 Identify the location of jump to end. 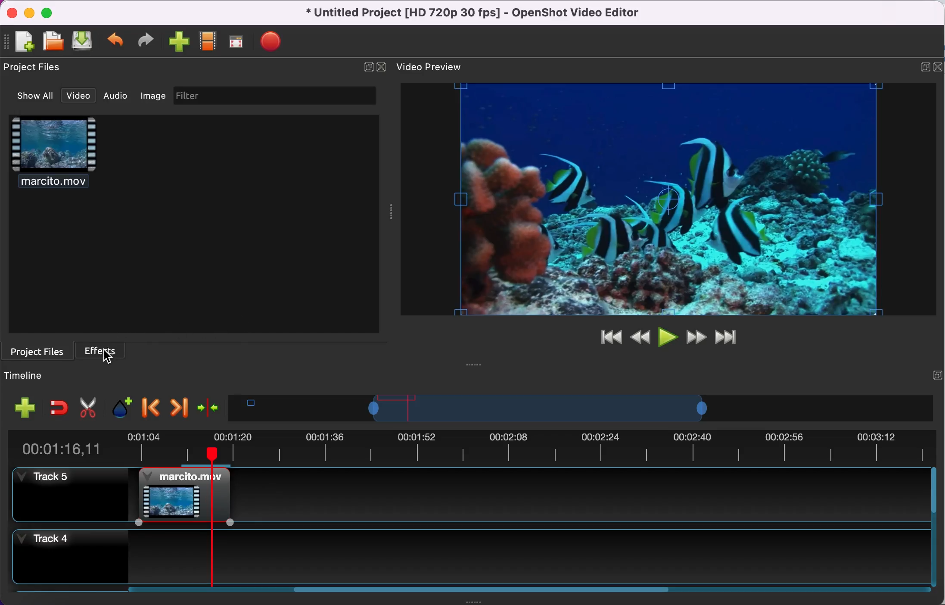
(727, 337).